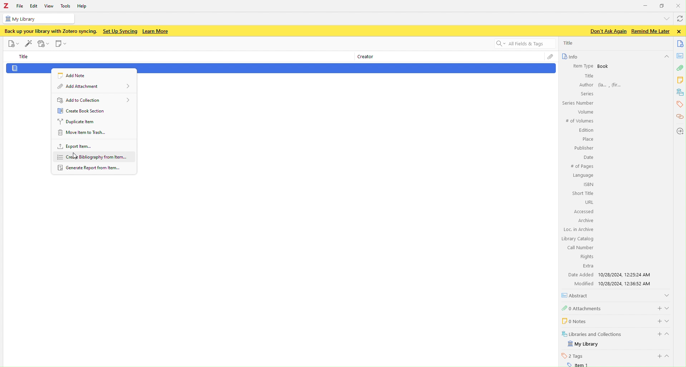  I want to click on extra, so click(588, 266).